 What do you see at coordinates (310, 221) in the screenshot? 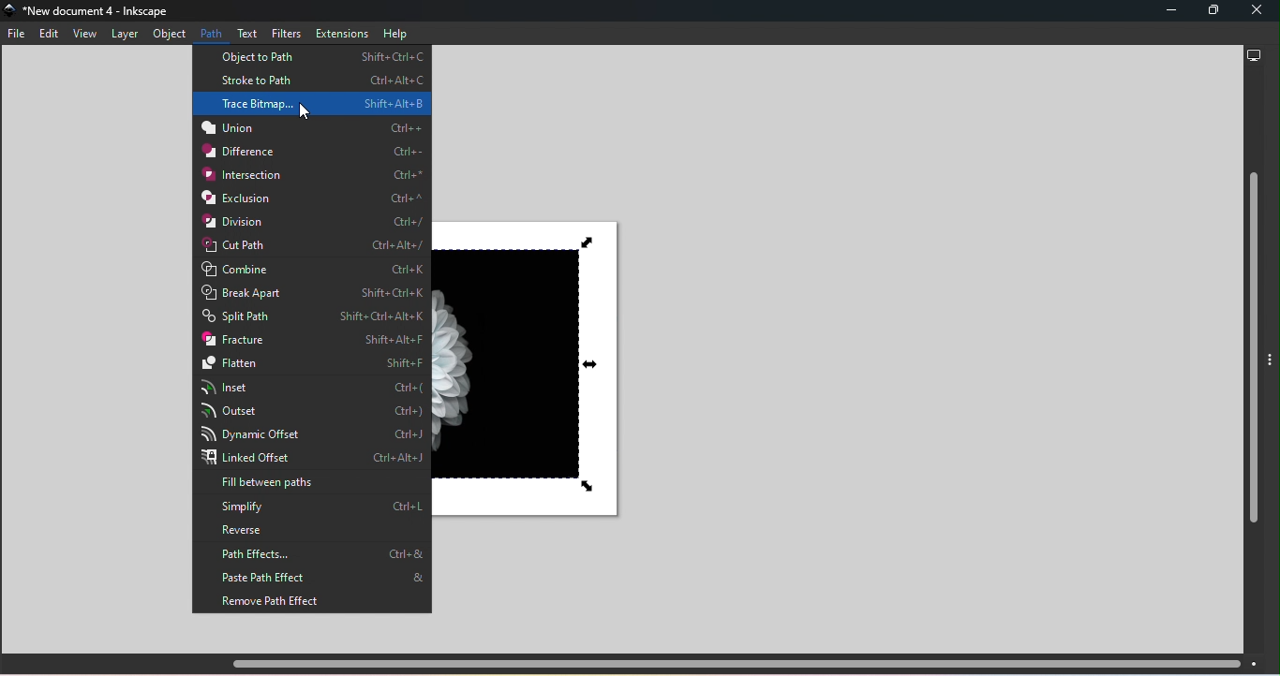
I see `Division` at bounding box center [310, 221].